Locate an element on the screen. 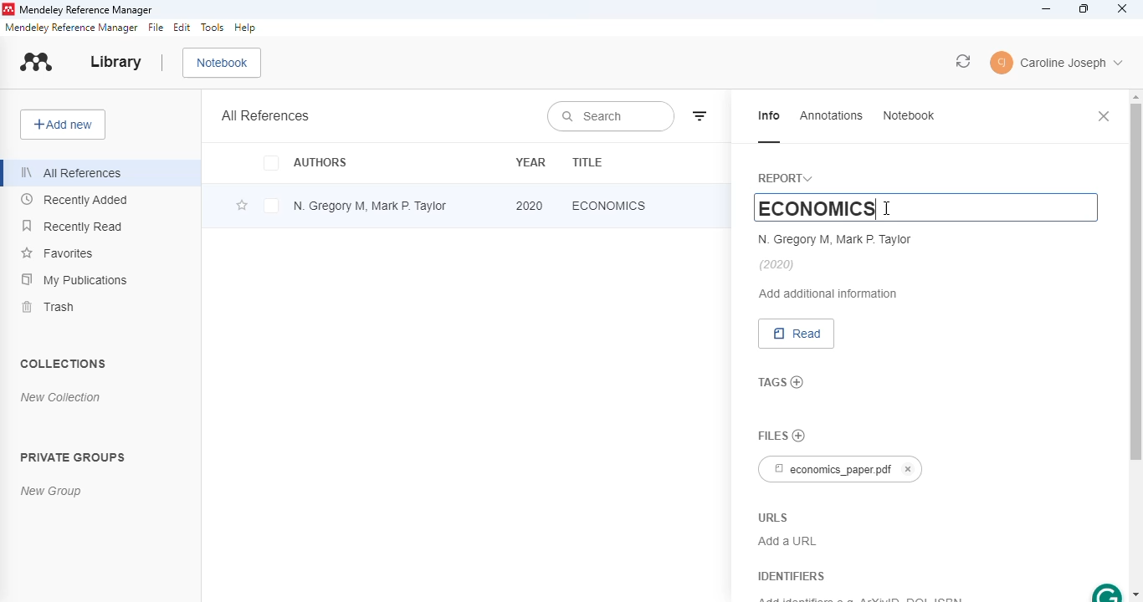 Image resolution: width=1143 pixels, height=602 pixels. info is located at coordinates (770, 117).